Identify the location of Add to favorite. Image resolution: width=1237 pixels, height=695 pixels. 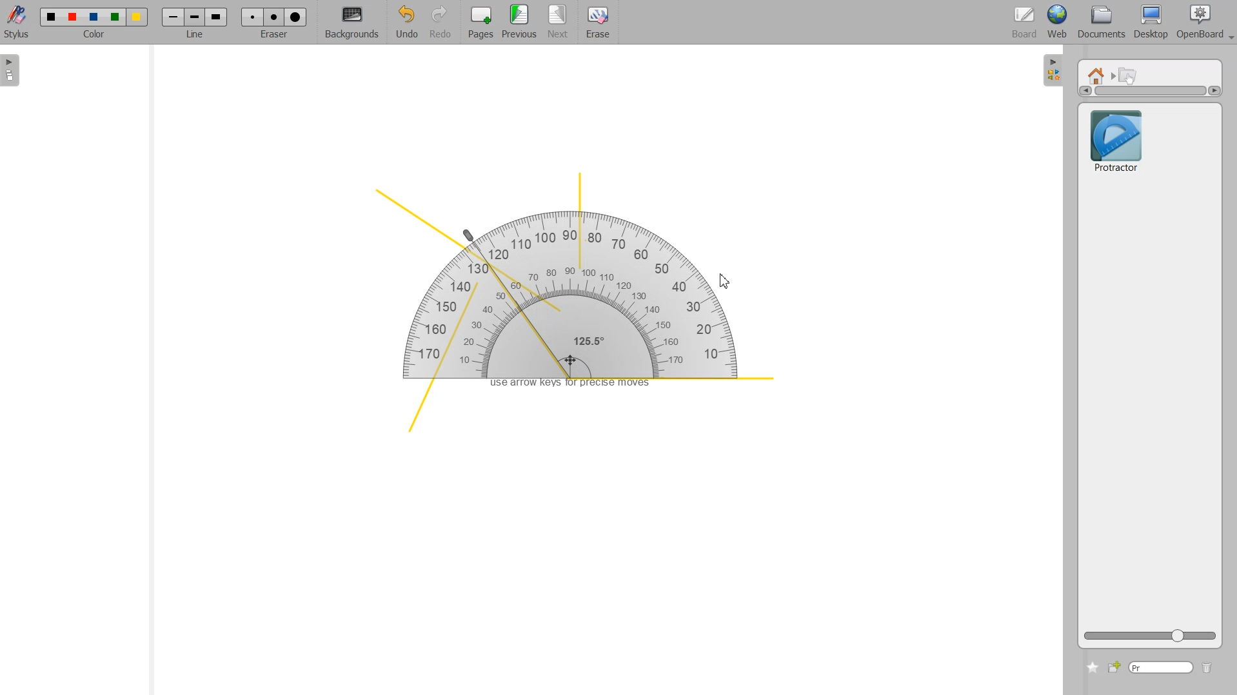
(1092, 667).